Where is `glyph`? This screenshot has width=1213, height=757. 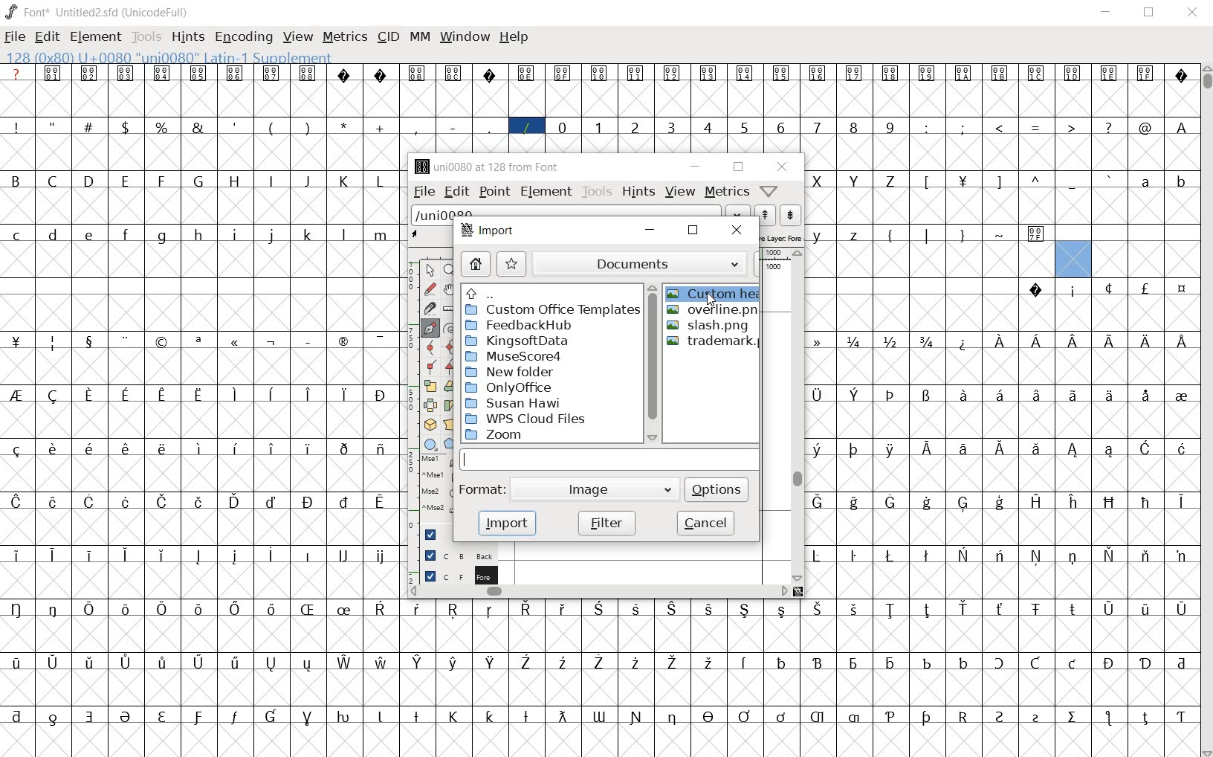
glyph is located at coordinates (53, 719).